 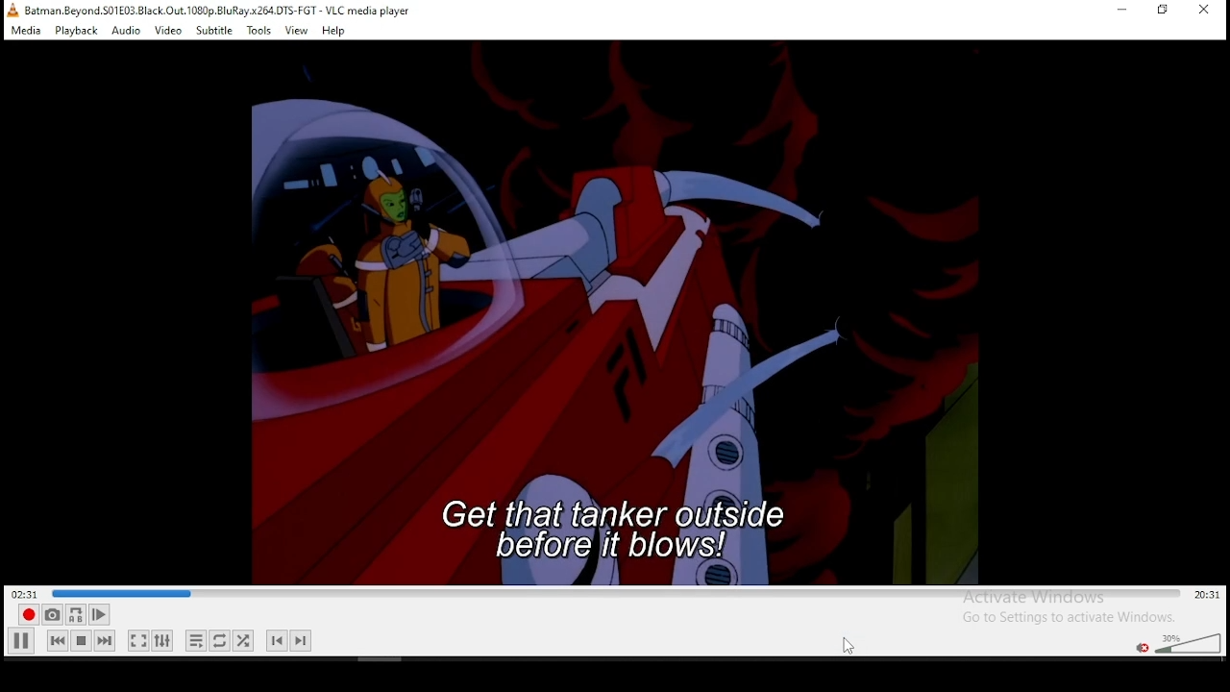 What do you see at coordinates (99, 614) in the screenshot?
I see `frame by frame` at bounding box center [99, 614].